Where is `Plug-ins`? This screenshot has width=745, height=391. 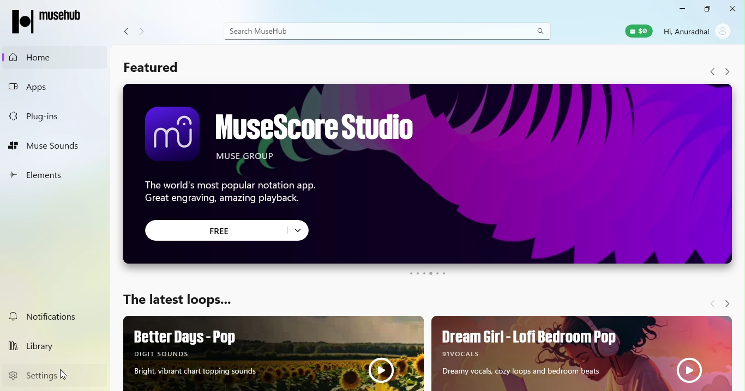
Plug-ins is located at coordinates (47, 115).